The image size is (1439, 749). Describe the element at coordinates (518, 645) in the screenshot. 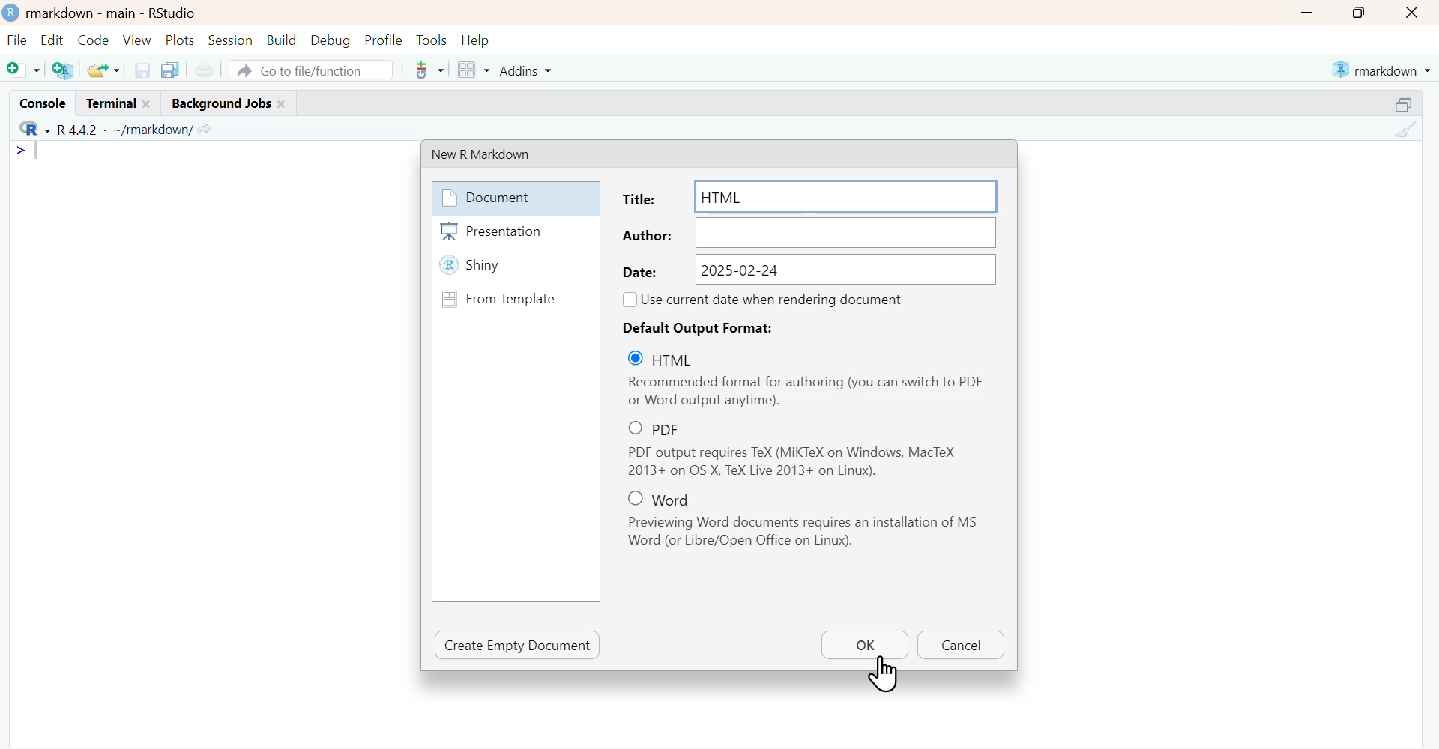

I see `Create Empty Document` at that location.